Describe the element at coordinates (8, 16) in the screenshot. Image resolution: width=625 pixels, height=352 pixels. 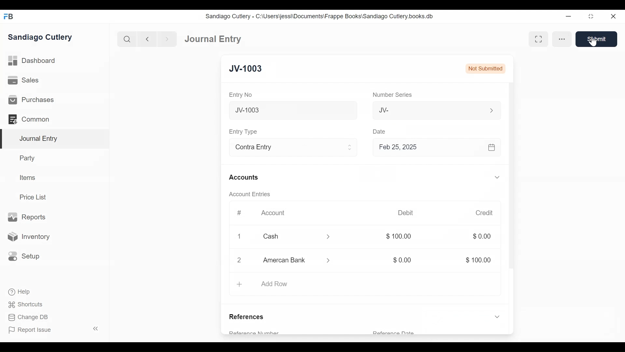
I see `Frappe Books Desktop icon` at that location.